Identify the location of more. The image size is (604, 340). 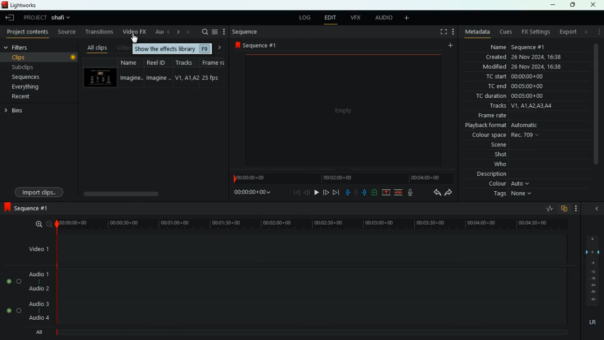
(407, 18).